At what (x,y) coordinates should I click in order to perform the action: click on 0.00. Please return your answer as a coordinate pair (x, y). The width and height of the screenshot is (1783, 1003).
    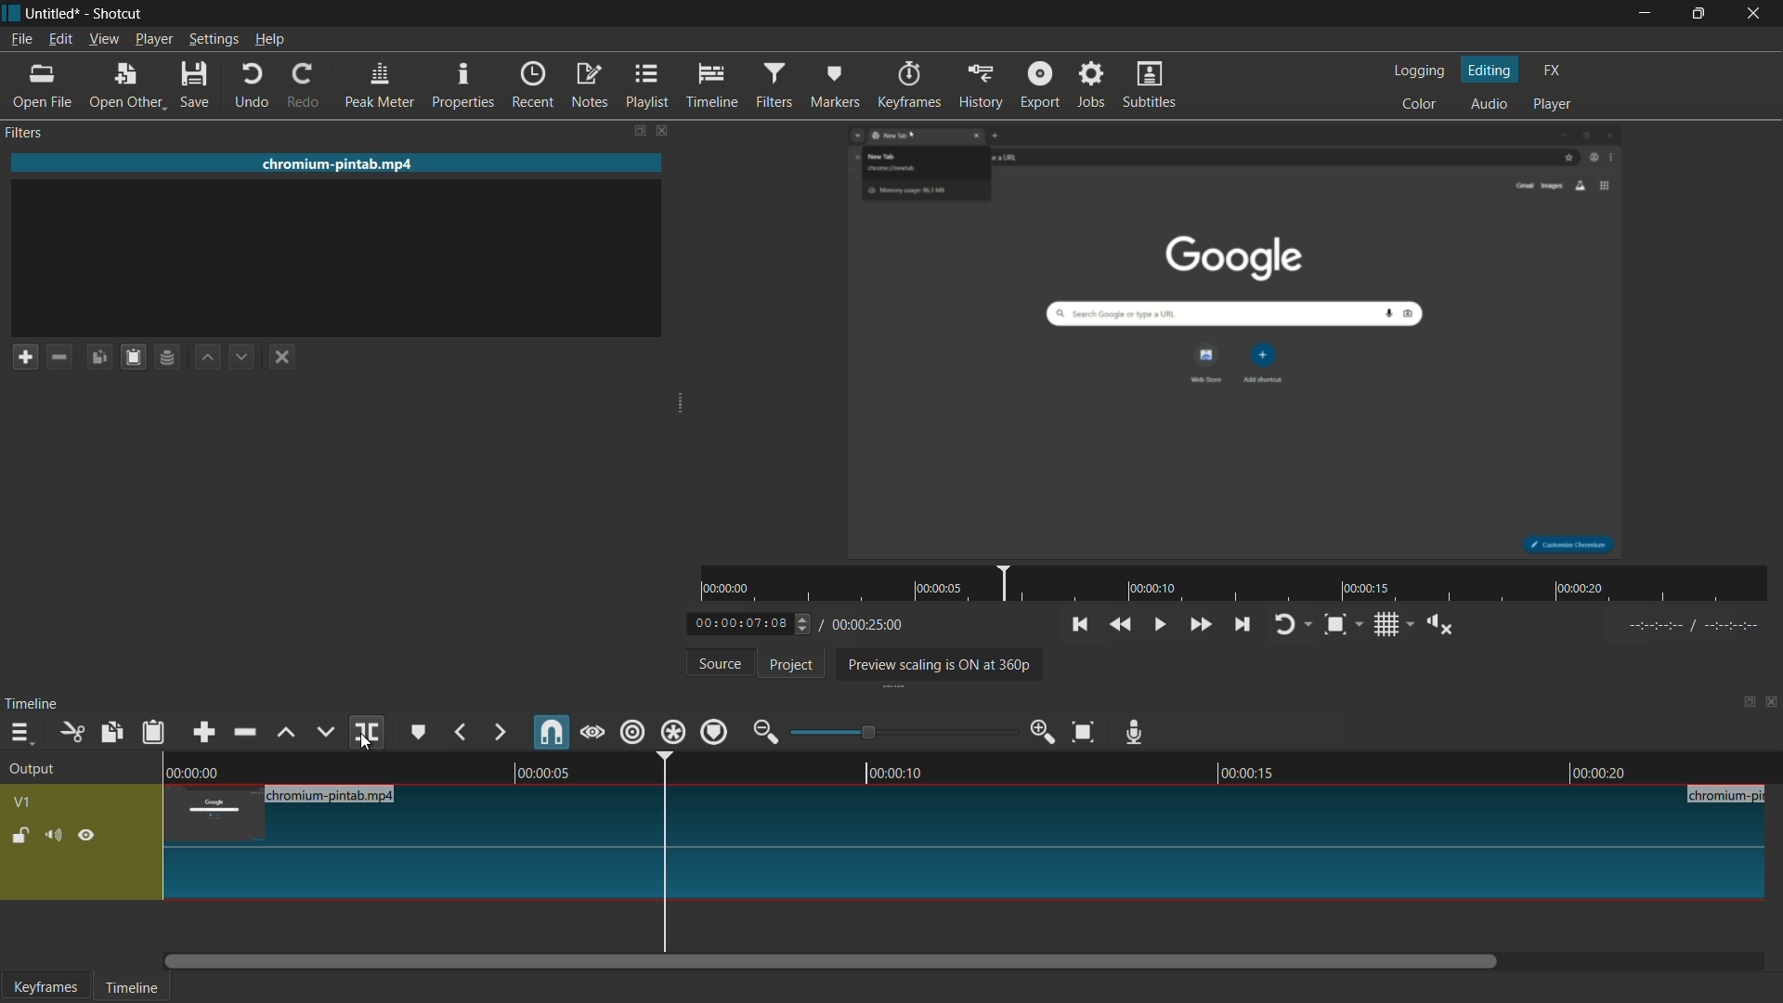
    Looking at the image, I should click on (199, 770).